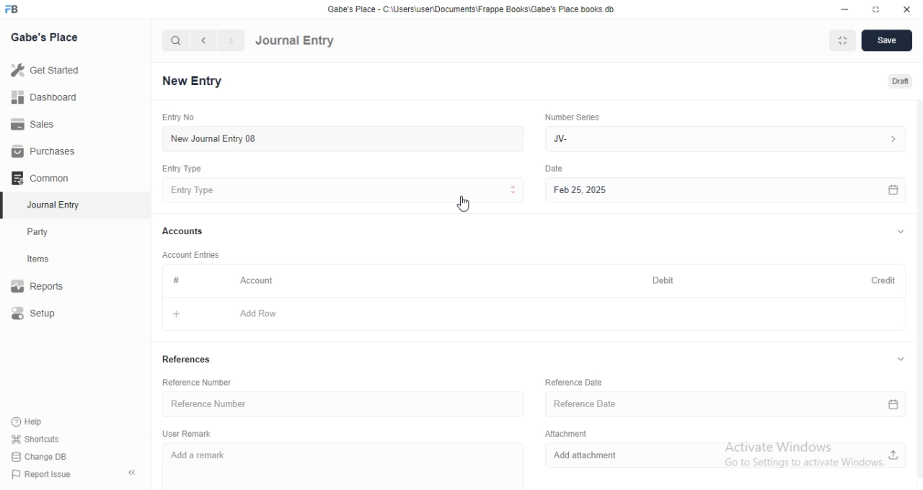  Describe the element at coordinates (728, 456) in the screenshot. I see `Add attachment` at that location.